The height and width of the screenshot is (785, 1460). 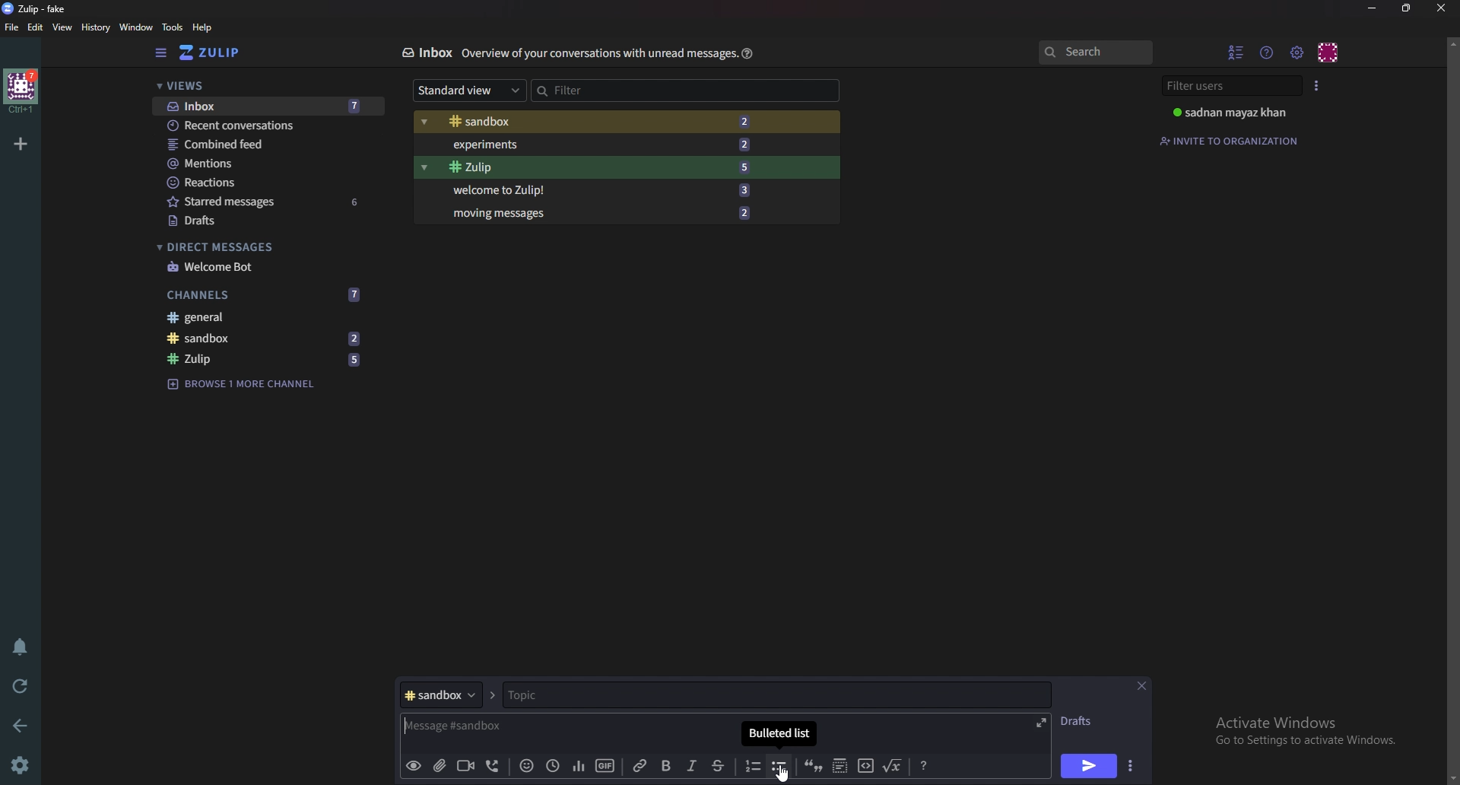 What do you see at coordinates (267, 164) in the screenshot?
I see `Mentions` at bounding box center [267, 164].